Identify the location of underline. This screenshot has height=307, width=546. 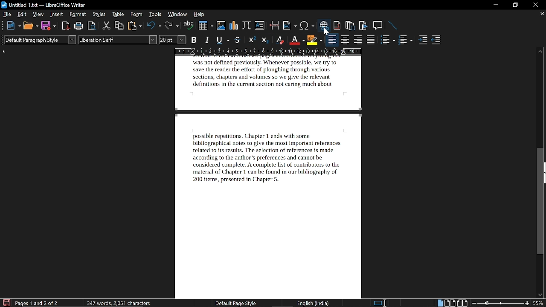
(223, 40).